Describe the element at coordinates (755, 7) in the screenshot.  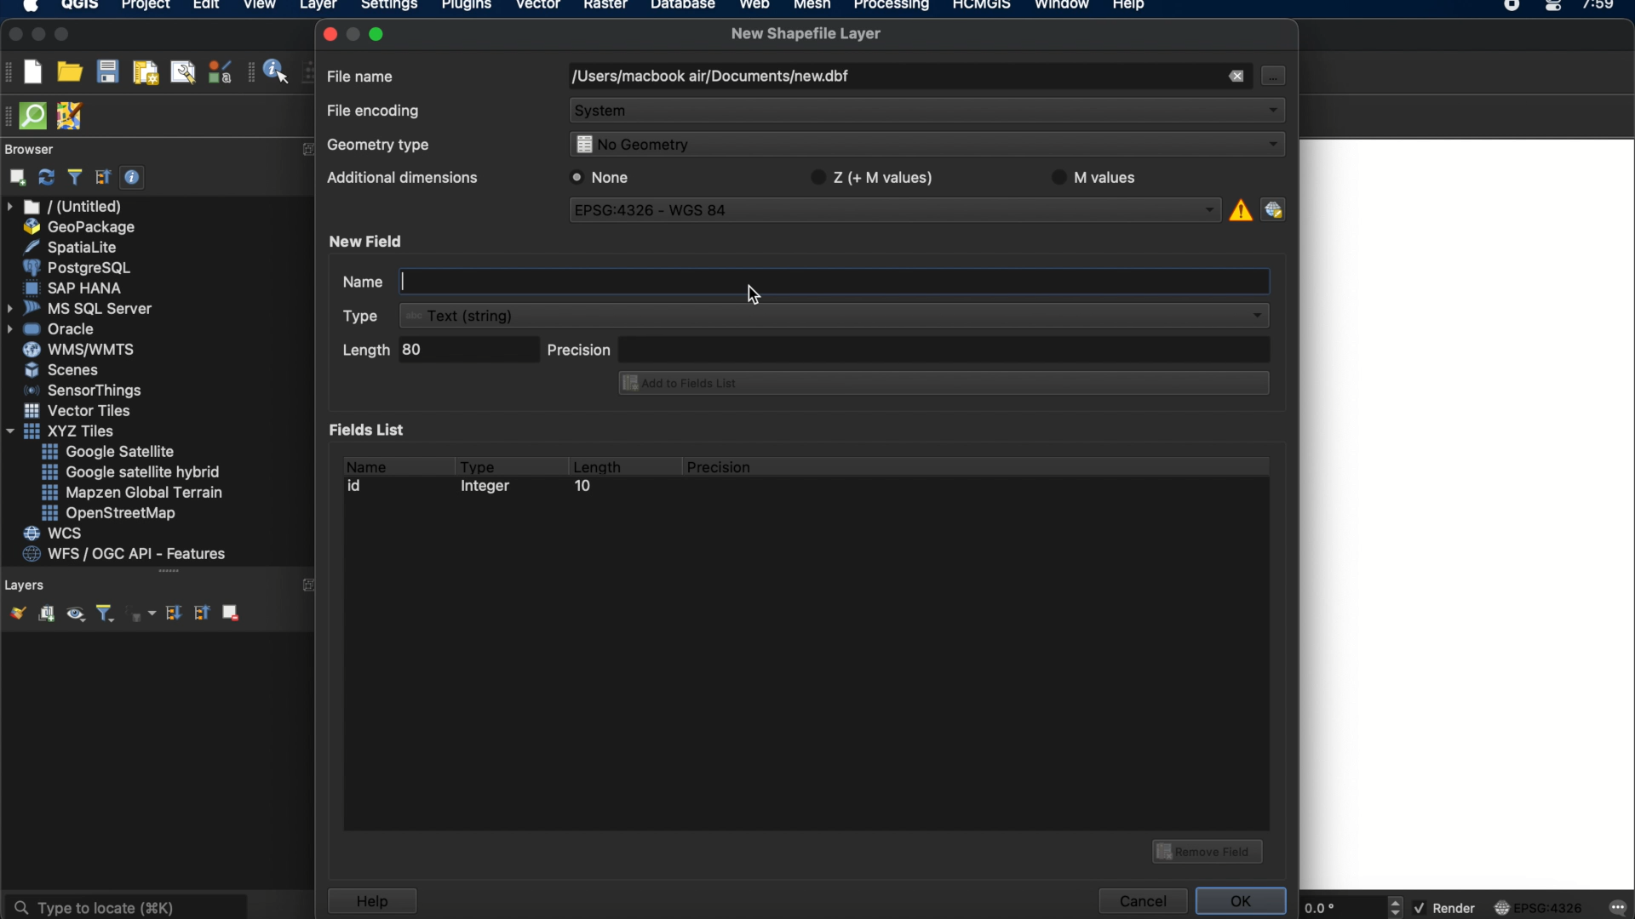
I see `web` at that location.